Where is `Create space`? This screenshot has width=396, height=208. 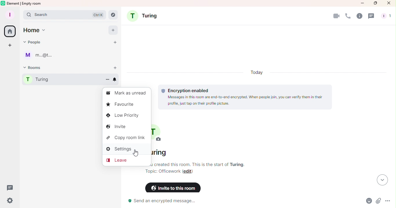
Create space is located at coordinates (10, 45).